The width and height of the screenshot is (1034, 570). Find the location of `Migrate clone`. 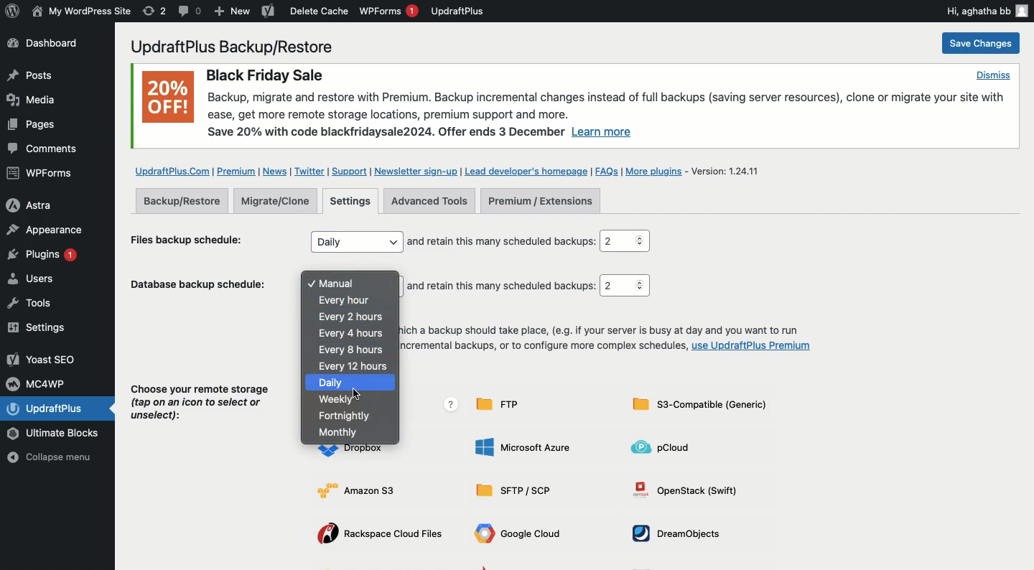

Migrate clone is located at coordinates (279, 202).